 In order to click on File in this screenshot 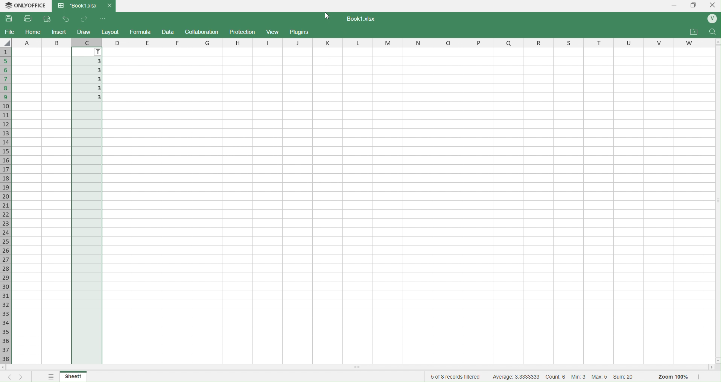, I will do `click(10, 31)`.